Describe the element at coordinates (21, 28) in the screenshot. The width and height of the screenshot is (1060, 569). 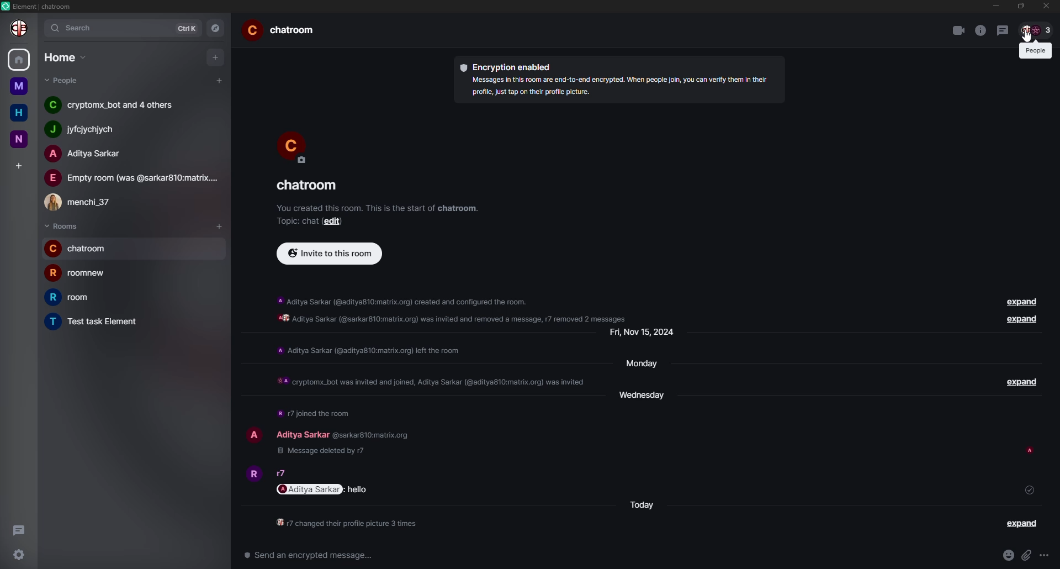
I see `profile` at that location.